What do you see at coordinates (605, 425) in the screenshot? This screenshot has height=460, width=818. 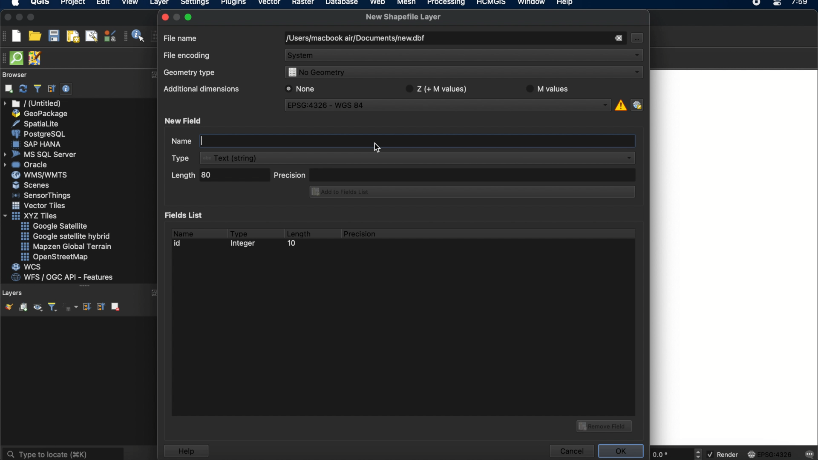 I see `remove field` at bounding box center [605, 425].